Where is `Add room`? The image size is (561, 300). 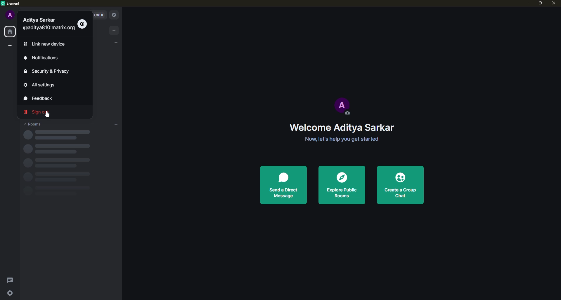 Add room is located at coordinates (118, 125).